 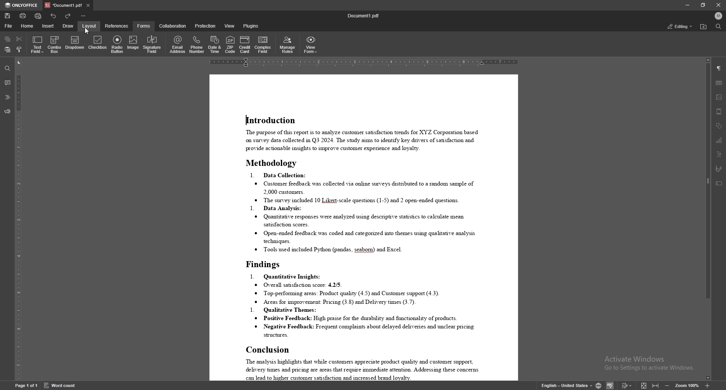 What do you see at coordinates (263, 45) in the screenshot?
I see `complex field` at bounding box center [263, 45].